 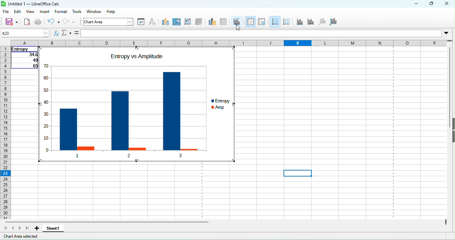 What do you see at coordinates (111, 13) in the screenshot?
I see `help` at bounding box center [111, 13].